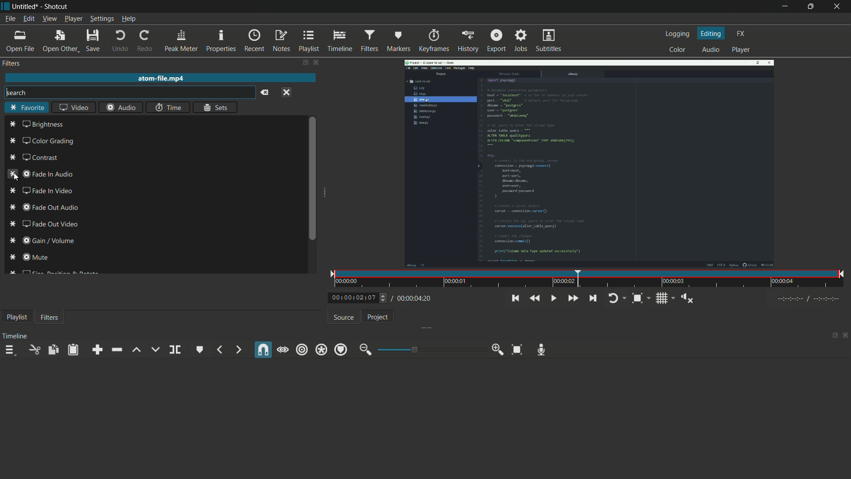 This screenshot has height=479, width=851. Describe the element at coordinates (137, 349) in the screenshot. I see `lift` at that location.